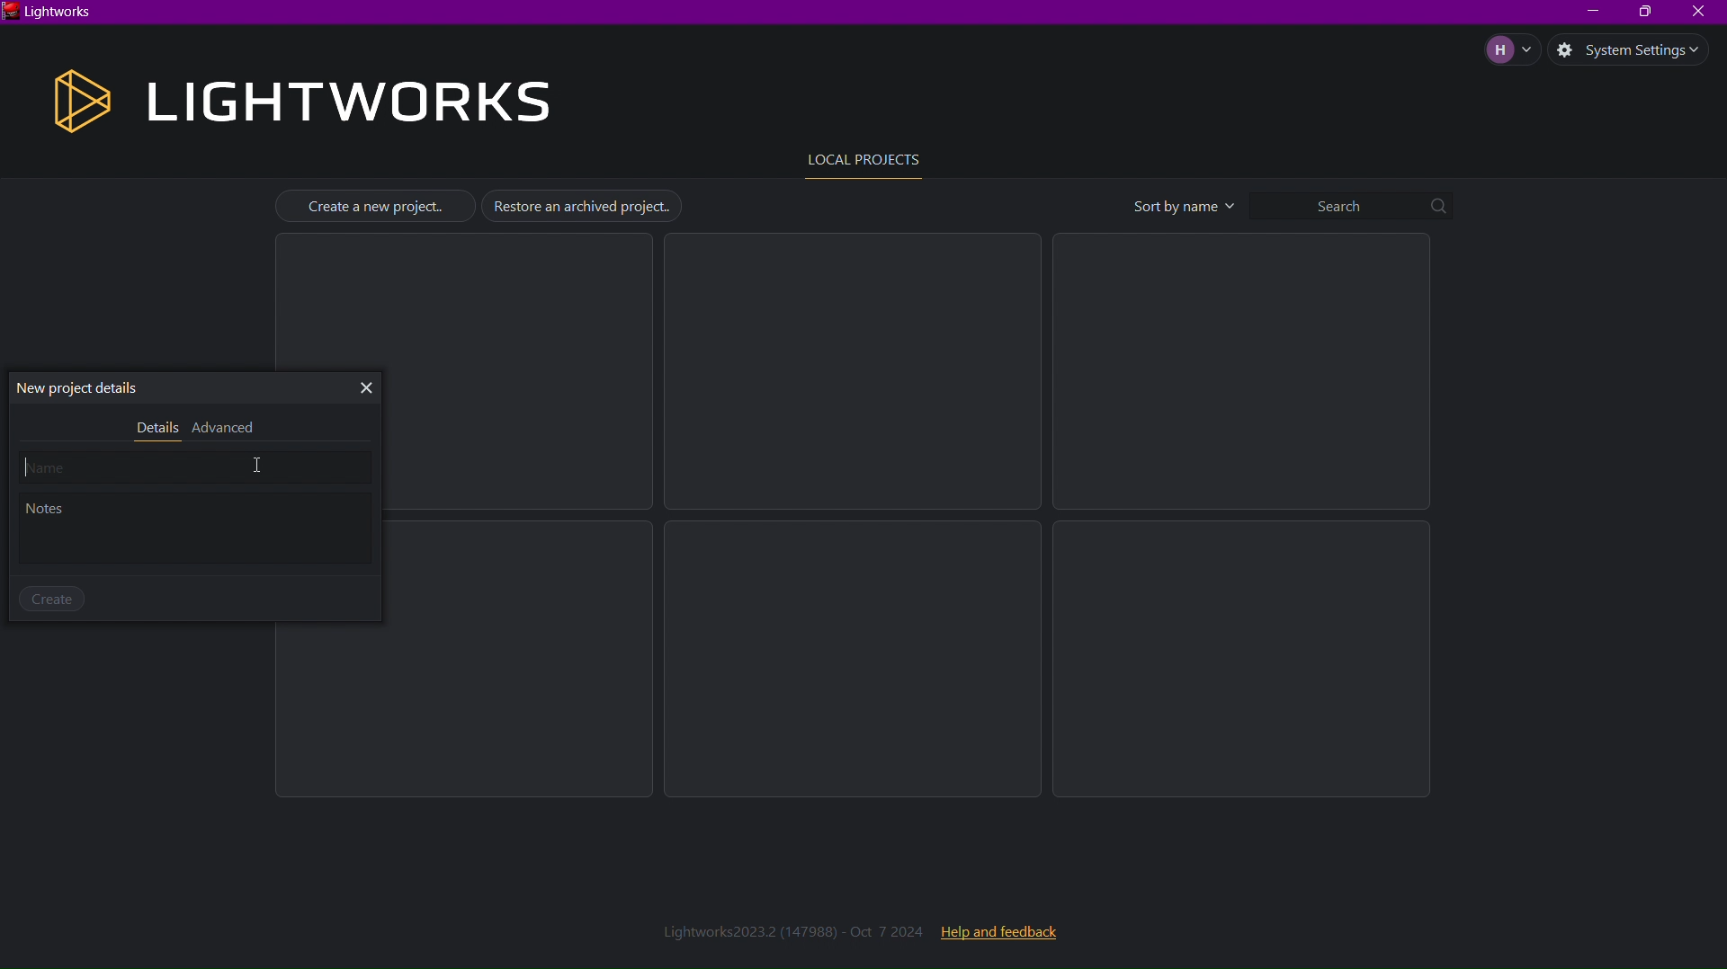 This screenshot has width=1727, height=969. What do you see at coordinates (1181, 206) in the screenshot?
I see `Sort by name` at bounding box center [1181, 206].